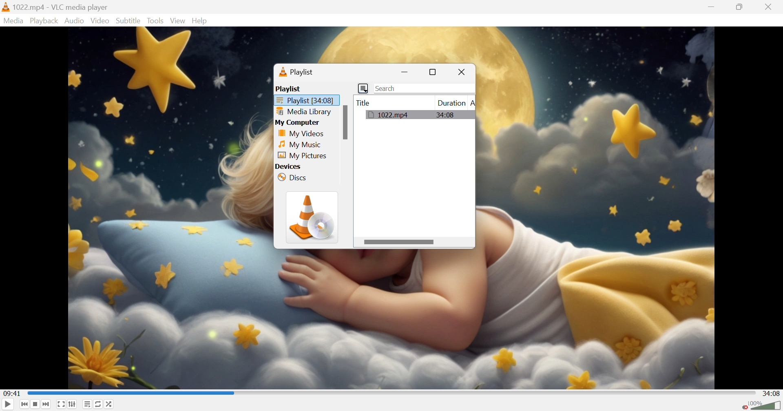 The height and width of the screenshot is (411, 783). Describe the element at coordinates (298, 122) in the screenshot. I see `My Computer` at that location.